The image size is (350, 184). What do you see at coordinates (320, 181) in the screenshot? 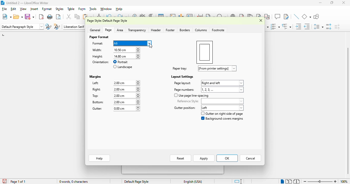
I see `zoom slider` at bounding box center [320, 181].